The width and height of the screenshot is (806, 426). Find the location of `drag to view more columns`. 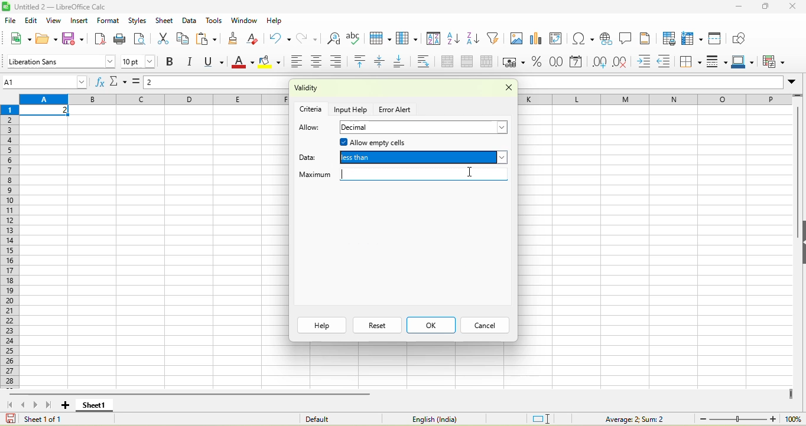

drag to view more columns is located at coordinates (791, 394).